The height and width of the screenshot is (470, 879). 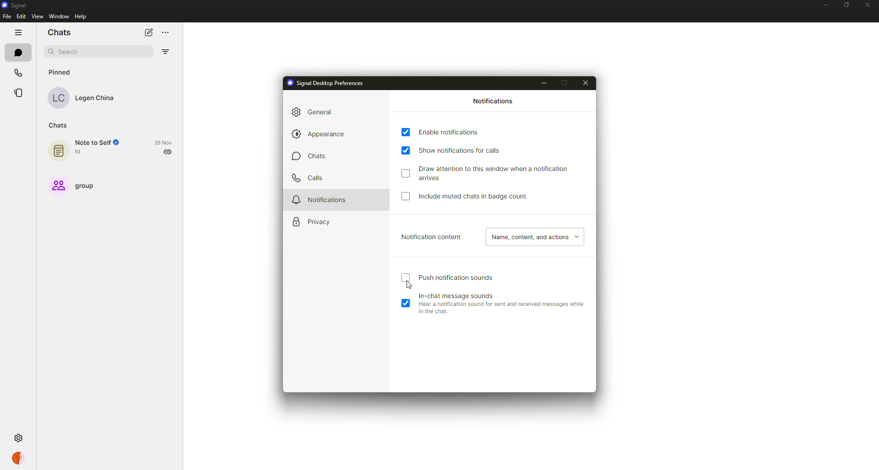 I want to click on click to enable, so click(x=407, y=174).